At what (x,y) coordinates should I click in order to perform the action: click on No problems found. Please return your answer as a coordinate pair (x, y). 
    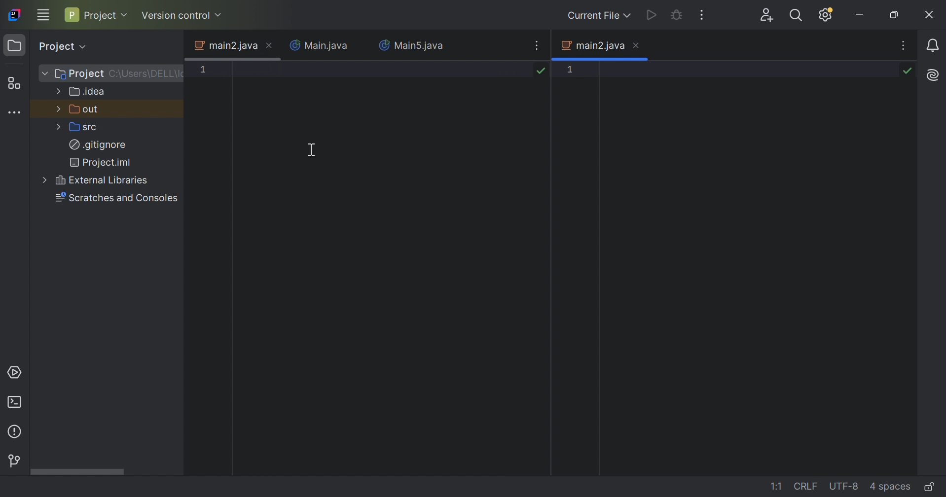
    Looking at the image, I should click on (907, 70).